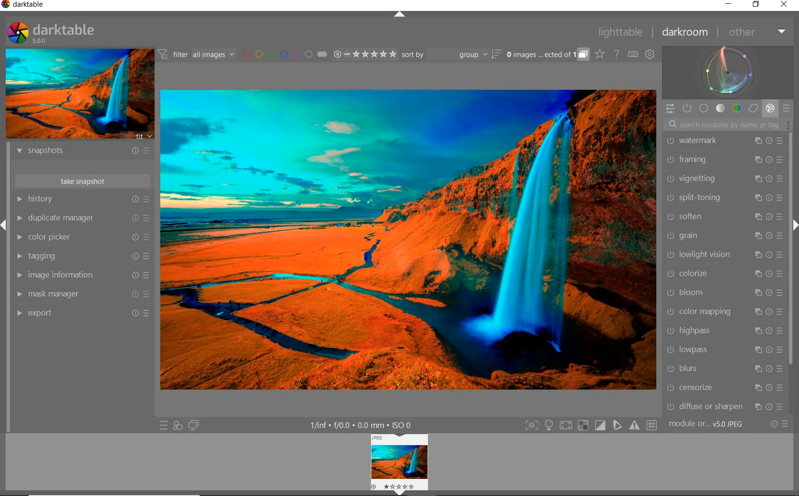 The width and height of the screenshot is (799, 496). I want to click on DISPLAY A SECOND DARKROOM IMAGE WINDOW, so click(194, 425).